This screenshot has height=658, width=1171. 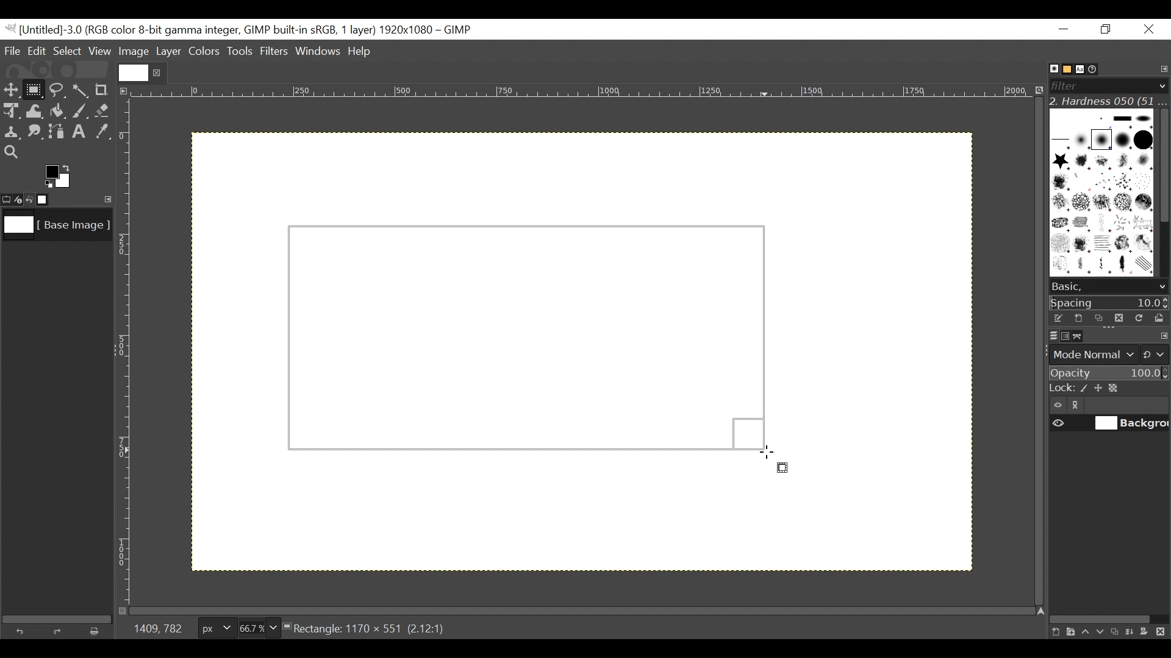 I want to click on Rectangle Select Tool, so click(x=34, y=89).